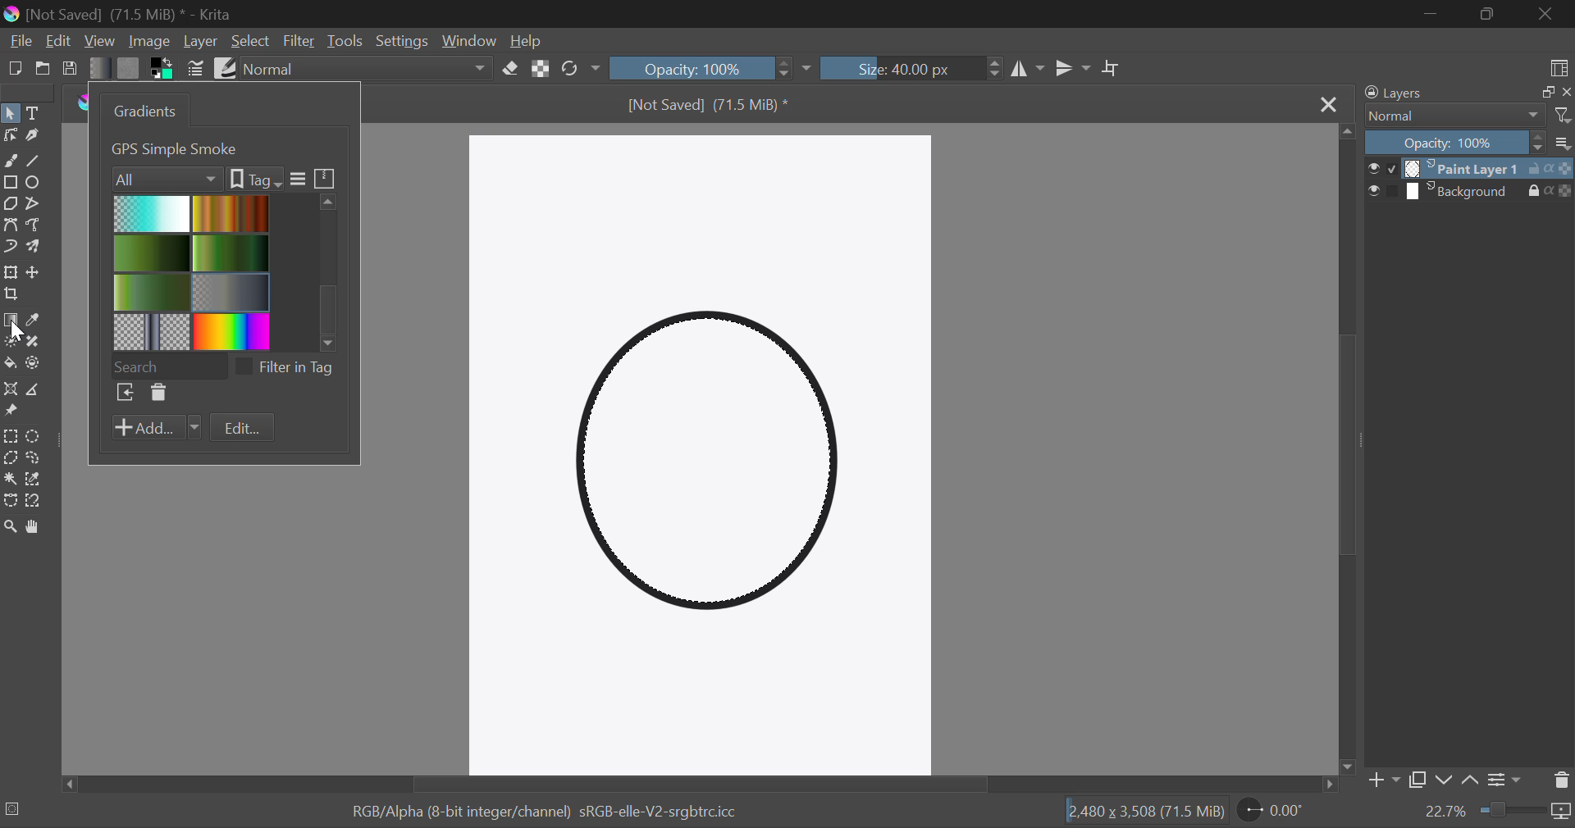  I want to click on Similar Color Selection, so click(40, 478).